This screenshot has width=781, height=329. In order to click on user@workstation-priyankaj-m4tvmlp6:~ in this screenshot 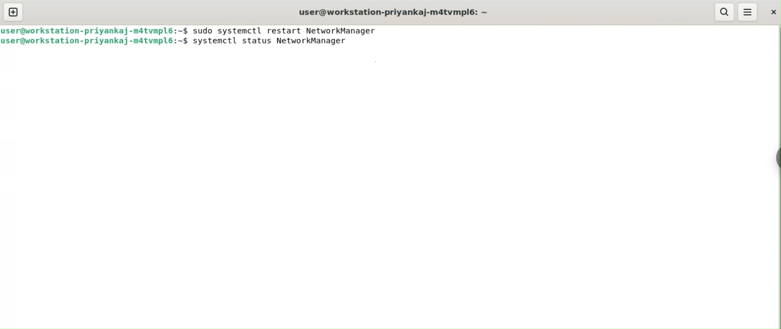, I will do `click(397, 11)`.